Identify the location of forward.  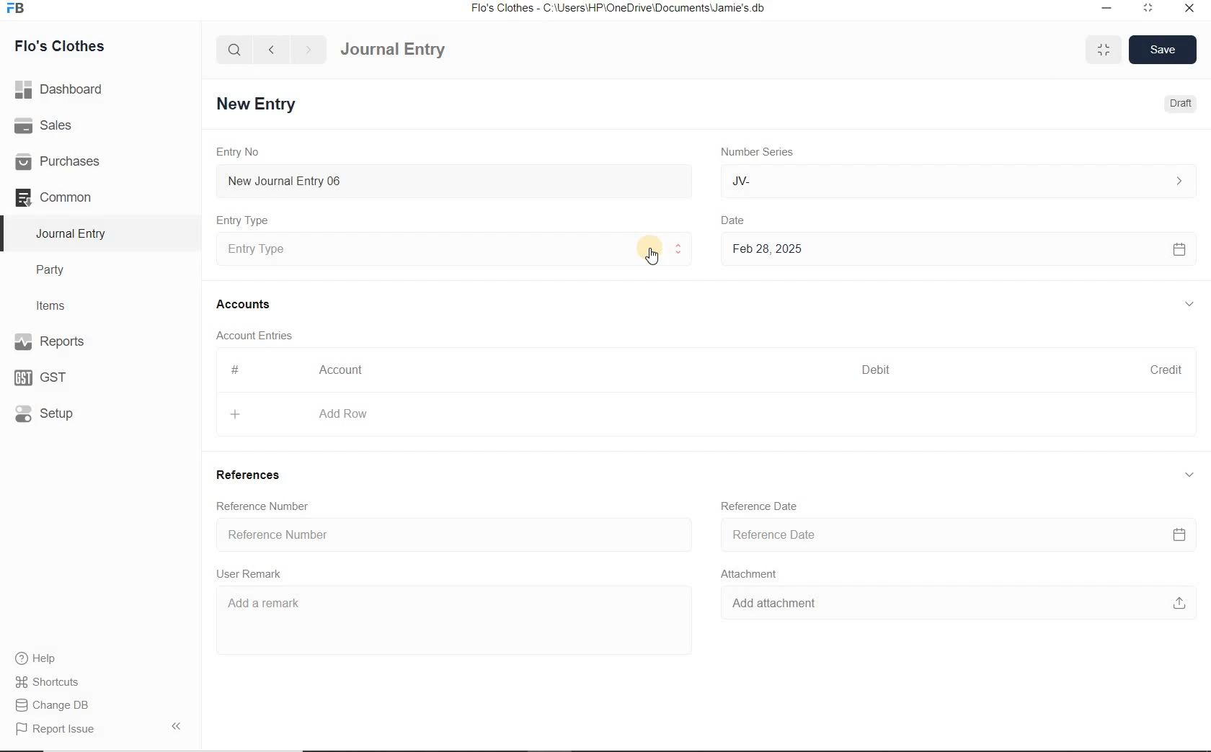
(309, 50).